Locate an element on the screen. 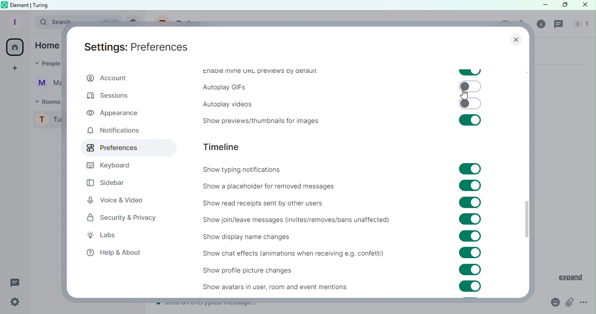 The image size is (596, 314). Account is located at coordinates (107, 78).